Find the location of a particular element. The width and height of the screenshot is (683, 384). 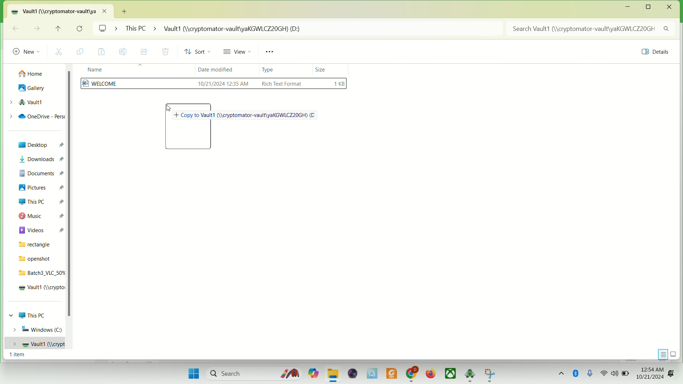

app is located at coordinates (489, 375).